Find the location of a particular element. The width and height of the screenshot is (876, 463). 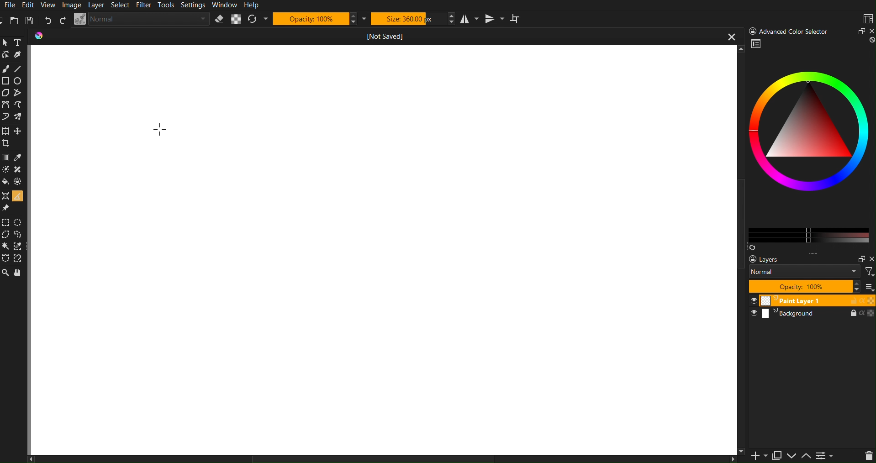

Workspace is located at coordinates (385, 251).